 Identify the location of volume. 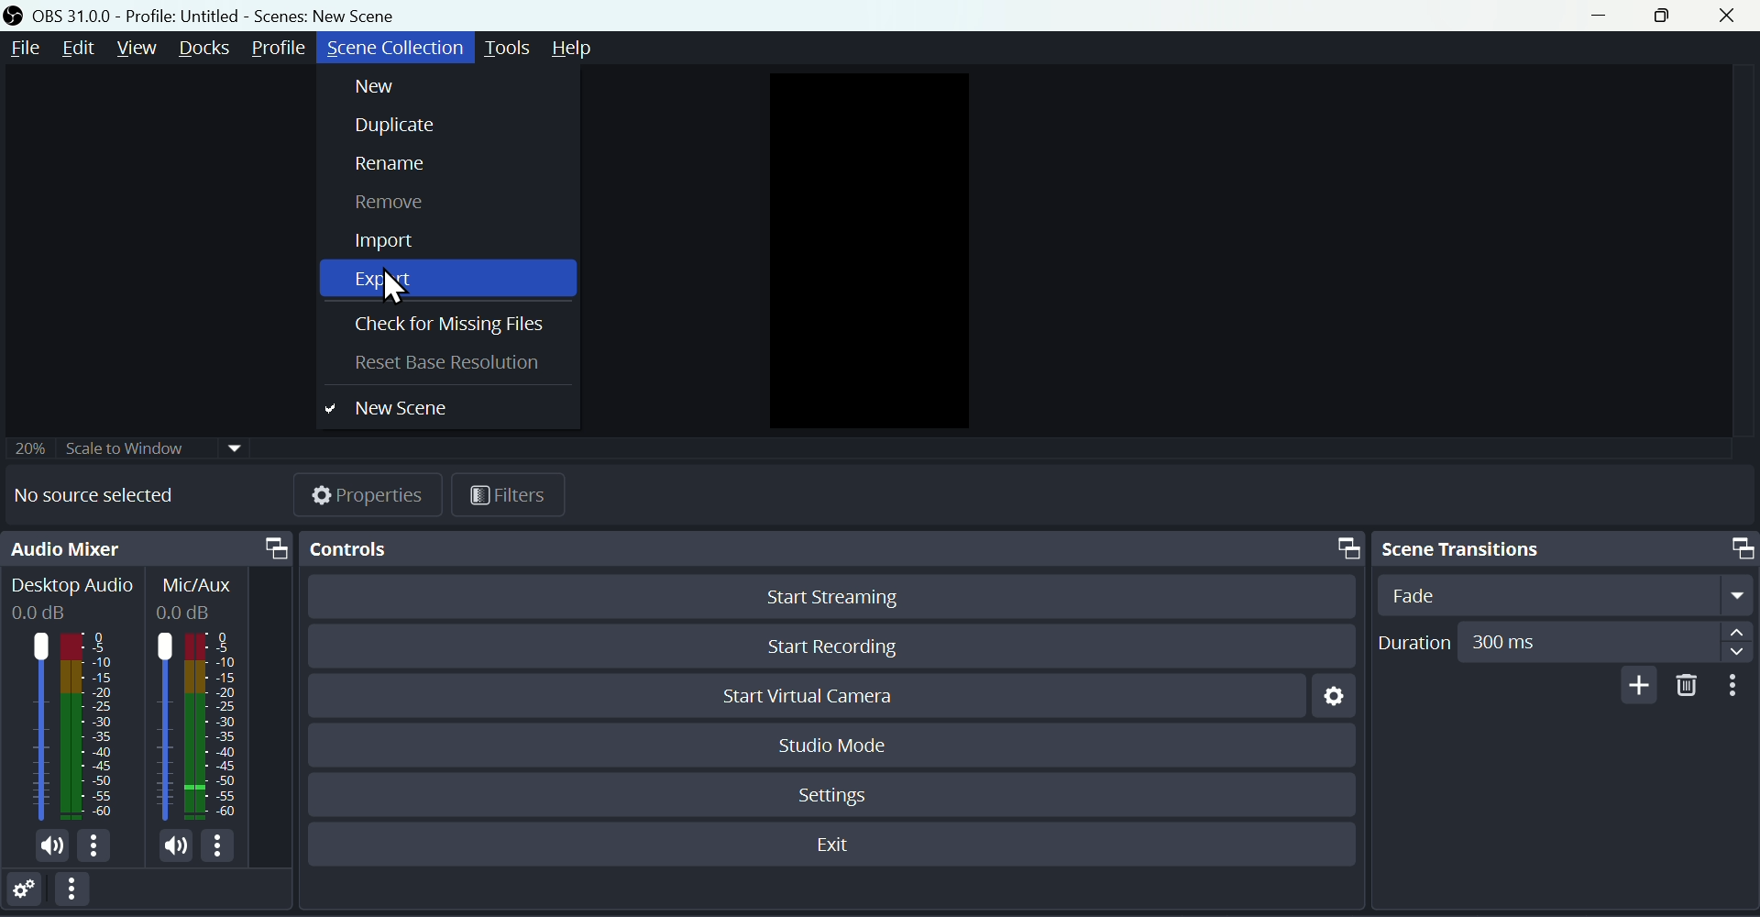
(48, 848).